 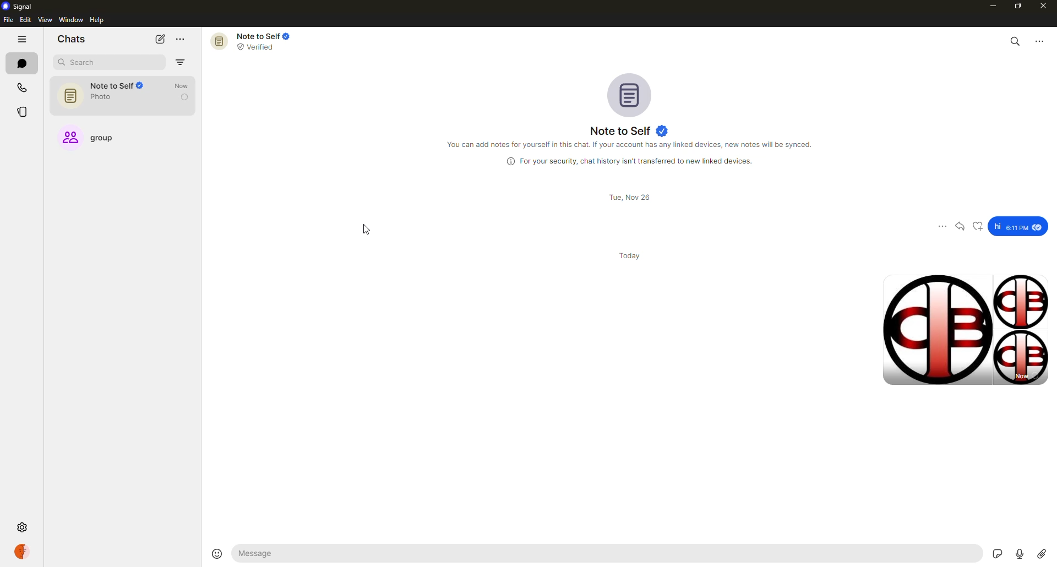 What do you see at coordinates (629, 94) in the screenshot?
I see `profile pic` at bounding box center [629, 94].